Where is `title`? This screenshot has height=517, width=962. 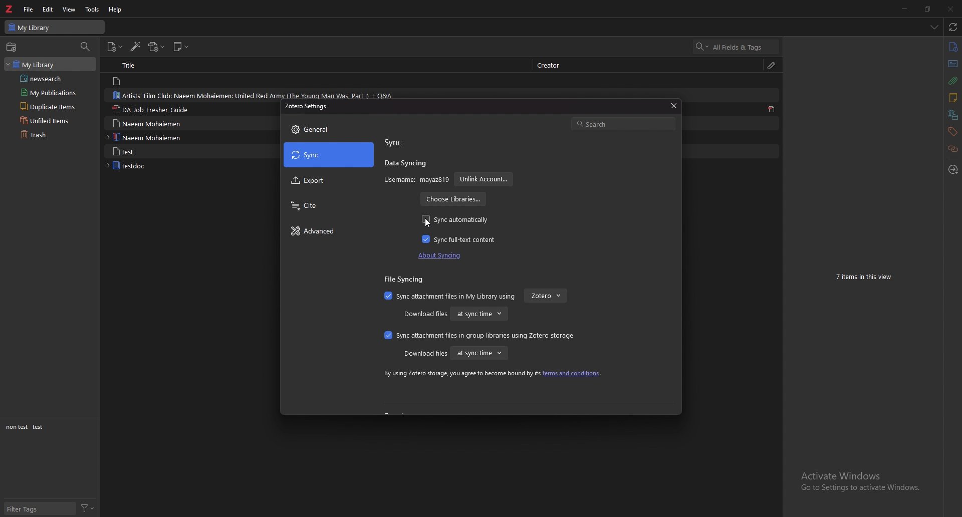 title is located at coordinates (139, 66).